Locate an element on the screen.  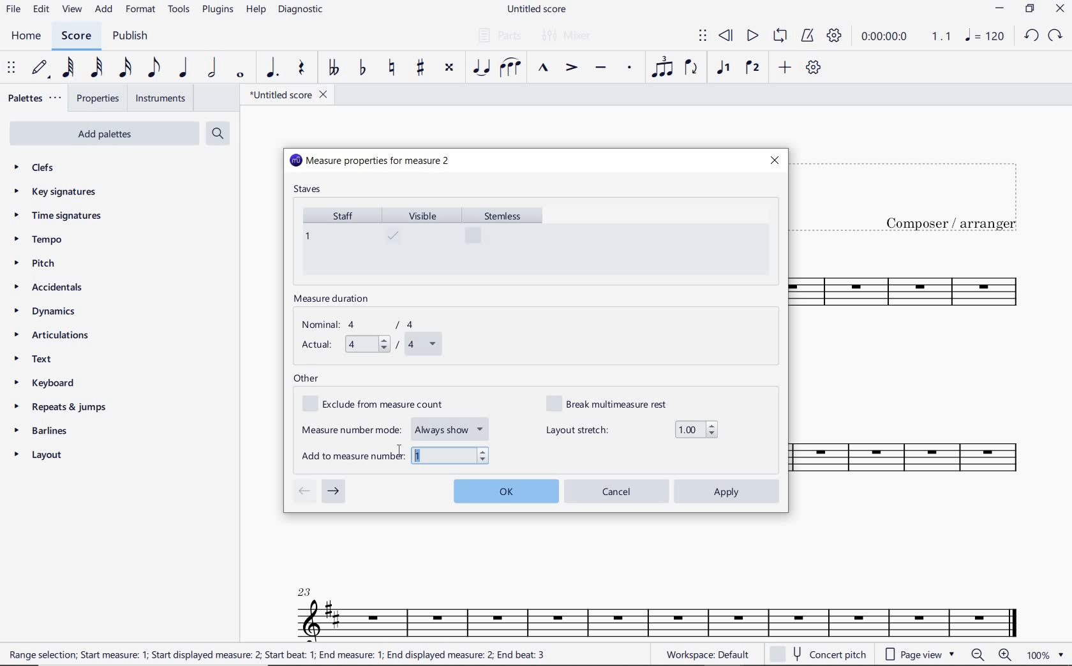
HALF NOTE is located at coordinates (213, 68).